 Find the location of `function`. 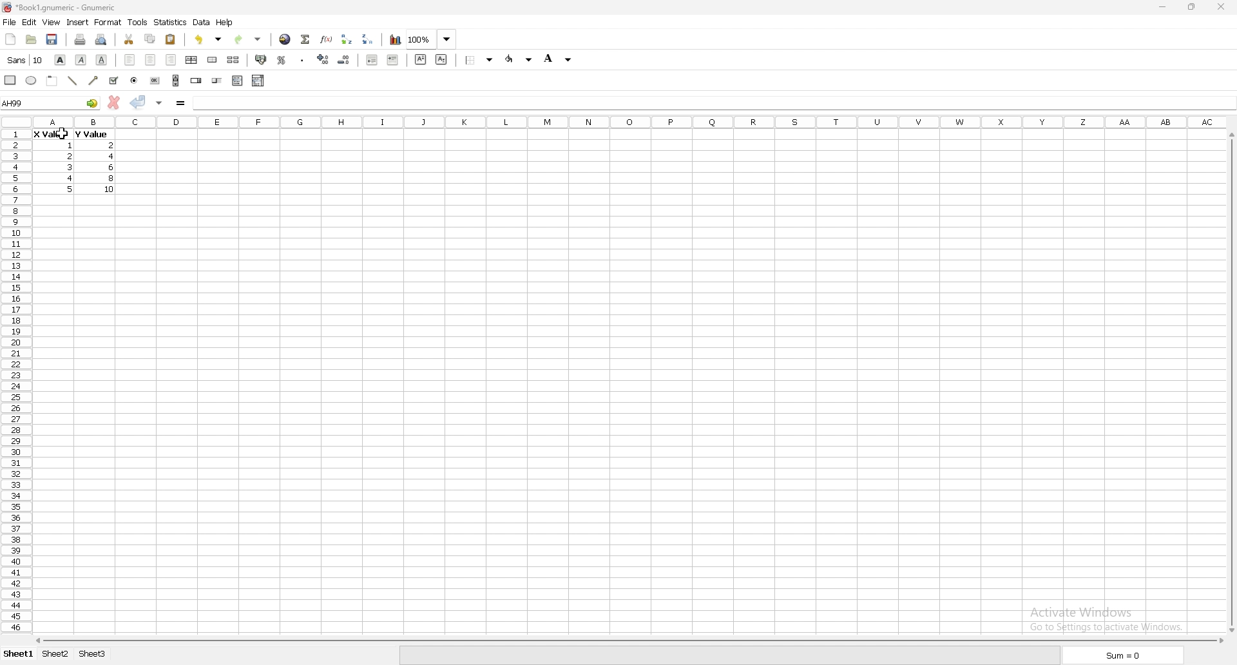

function is located at coordinates (328, 39).